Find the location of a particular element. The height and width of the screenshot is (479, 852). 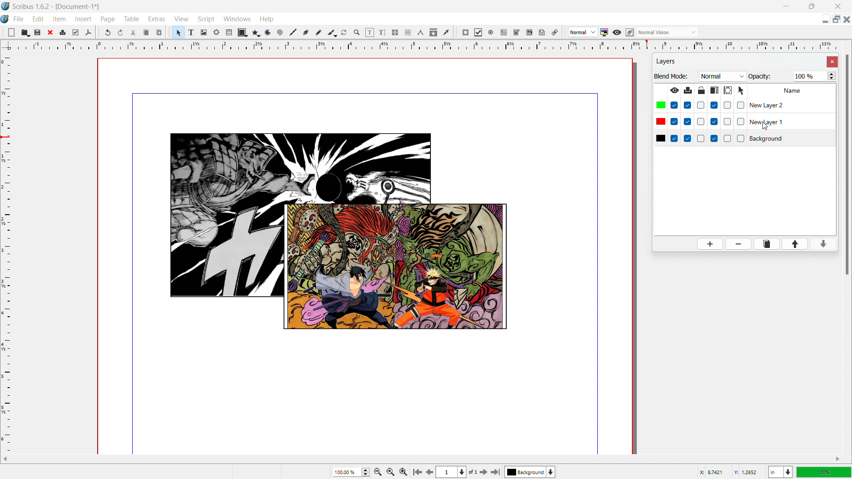

zoom out by the stepping factor selected in settings is located at coordinates (378, 471).